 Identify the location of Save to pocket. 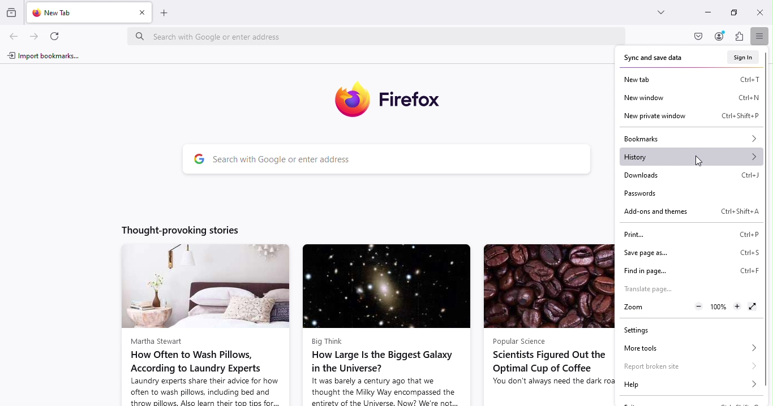
(697, 36).